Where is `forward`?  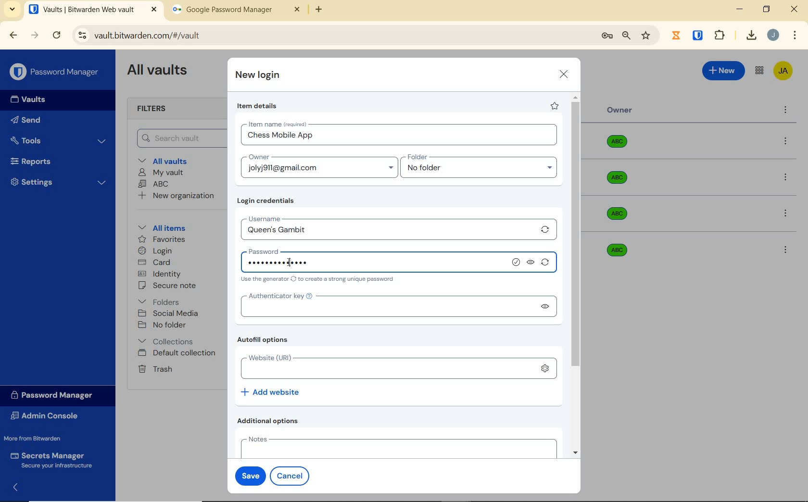 forward is located at coordinates (35, 35).